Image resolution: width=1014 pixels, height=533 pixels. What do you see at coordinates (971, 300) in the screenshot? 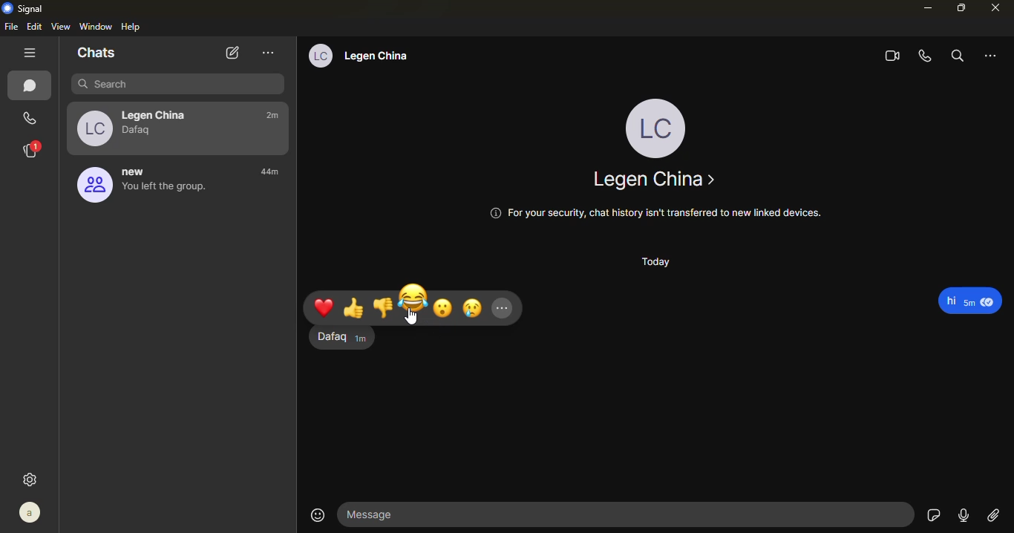
I see `message- Hi 5m` at bounding box center [971, 300].